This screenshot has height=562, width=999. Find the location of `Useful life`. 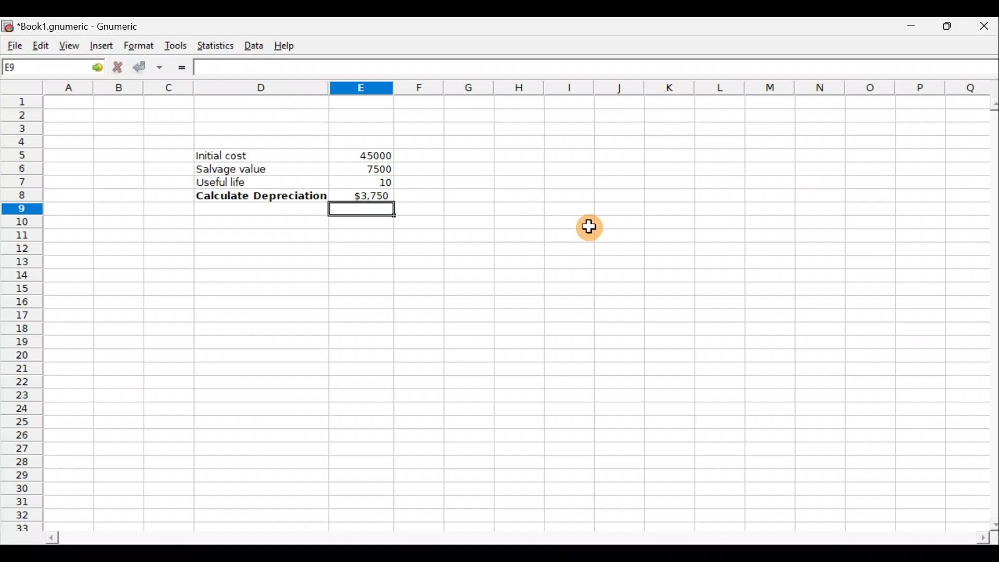

Useful life is located at coordinates (255, 182).